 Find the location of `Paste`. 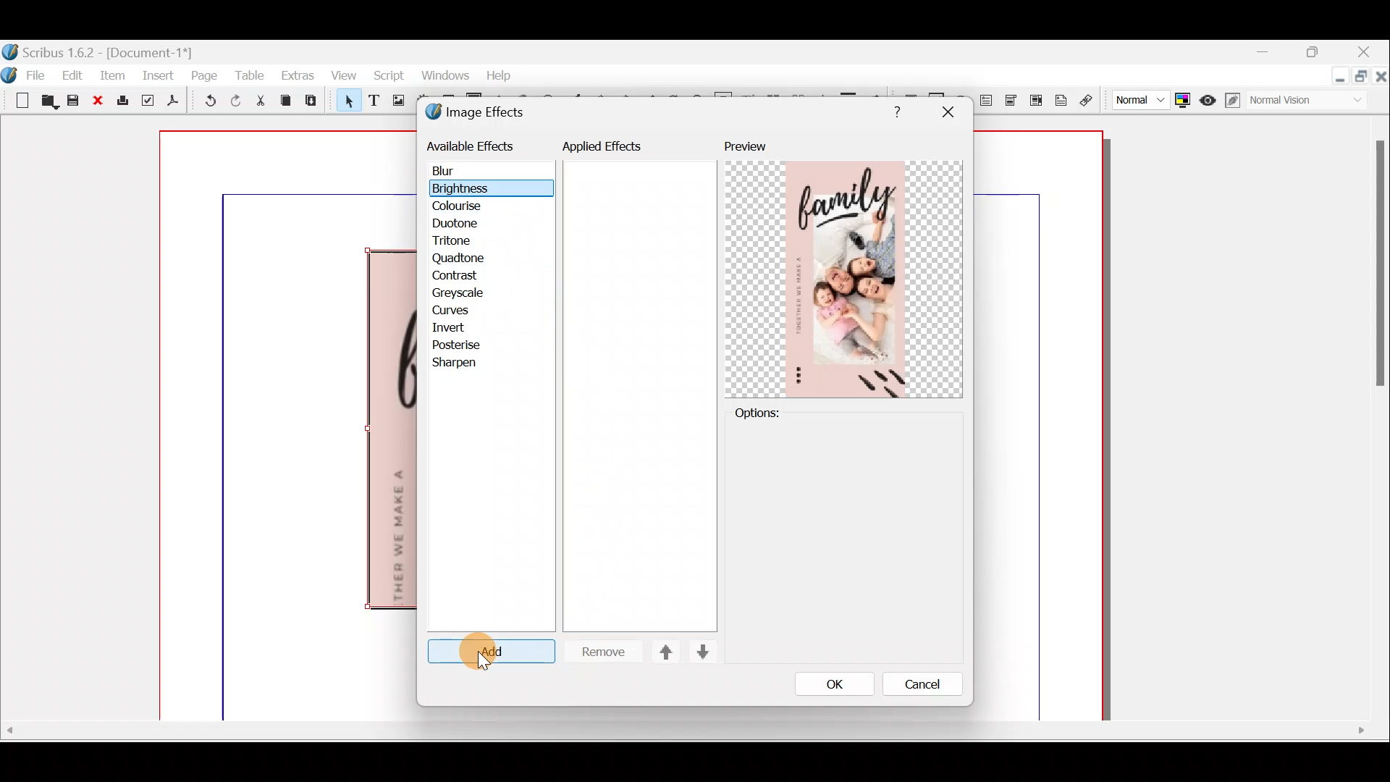

Paste is located at coordinates (314, 102).